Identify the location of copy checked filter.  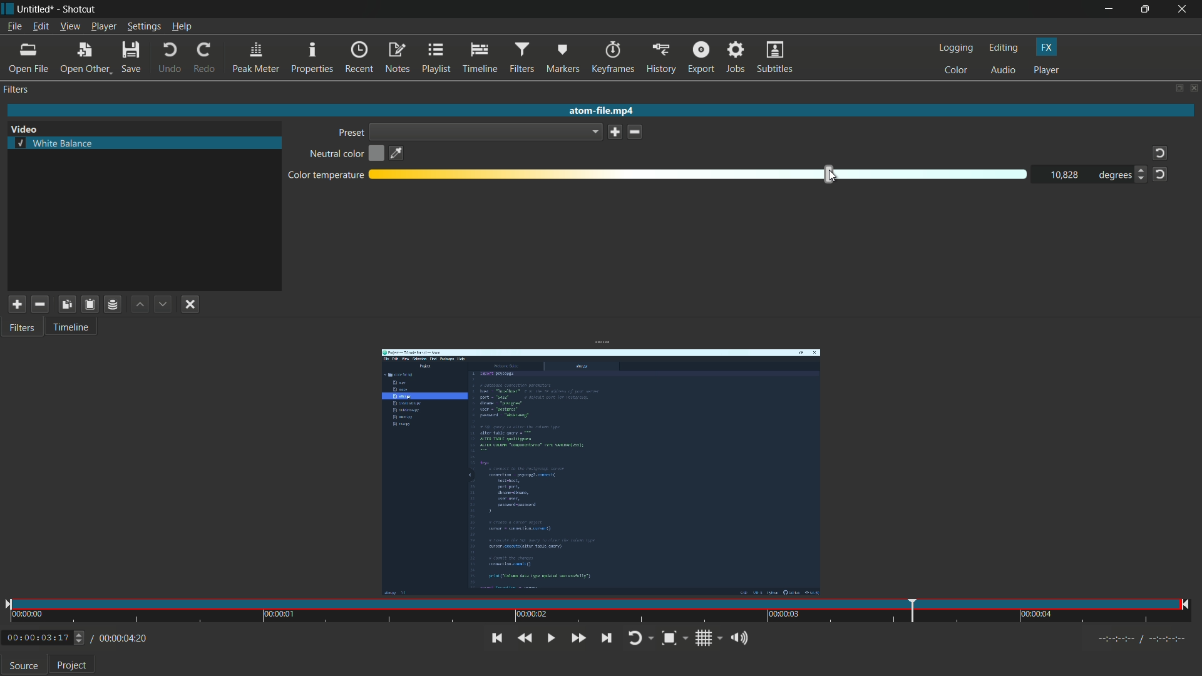
(66, 304).